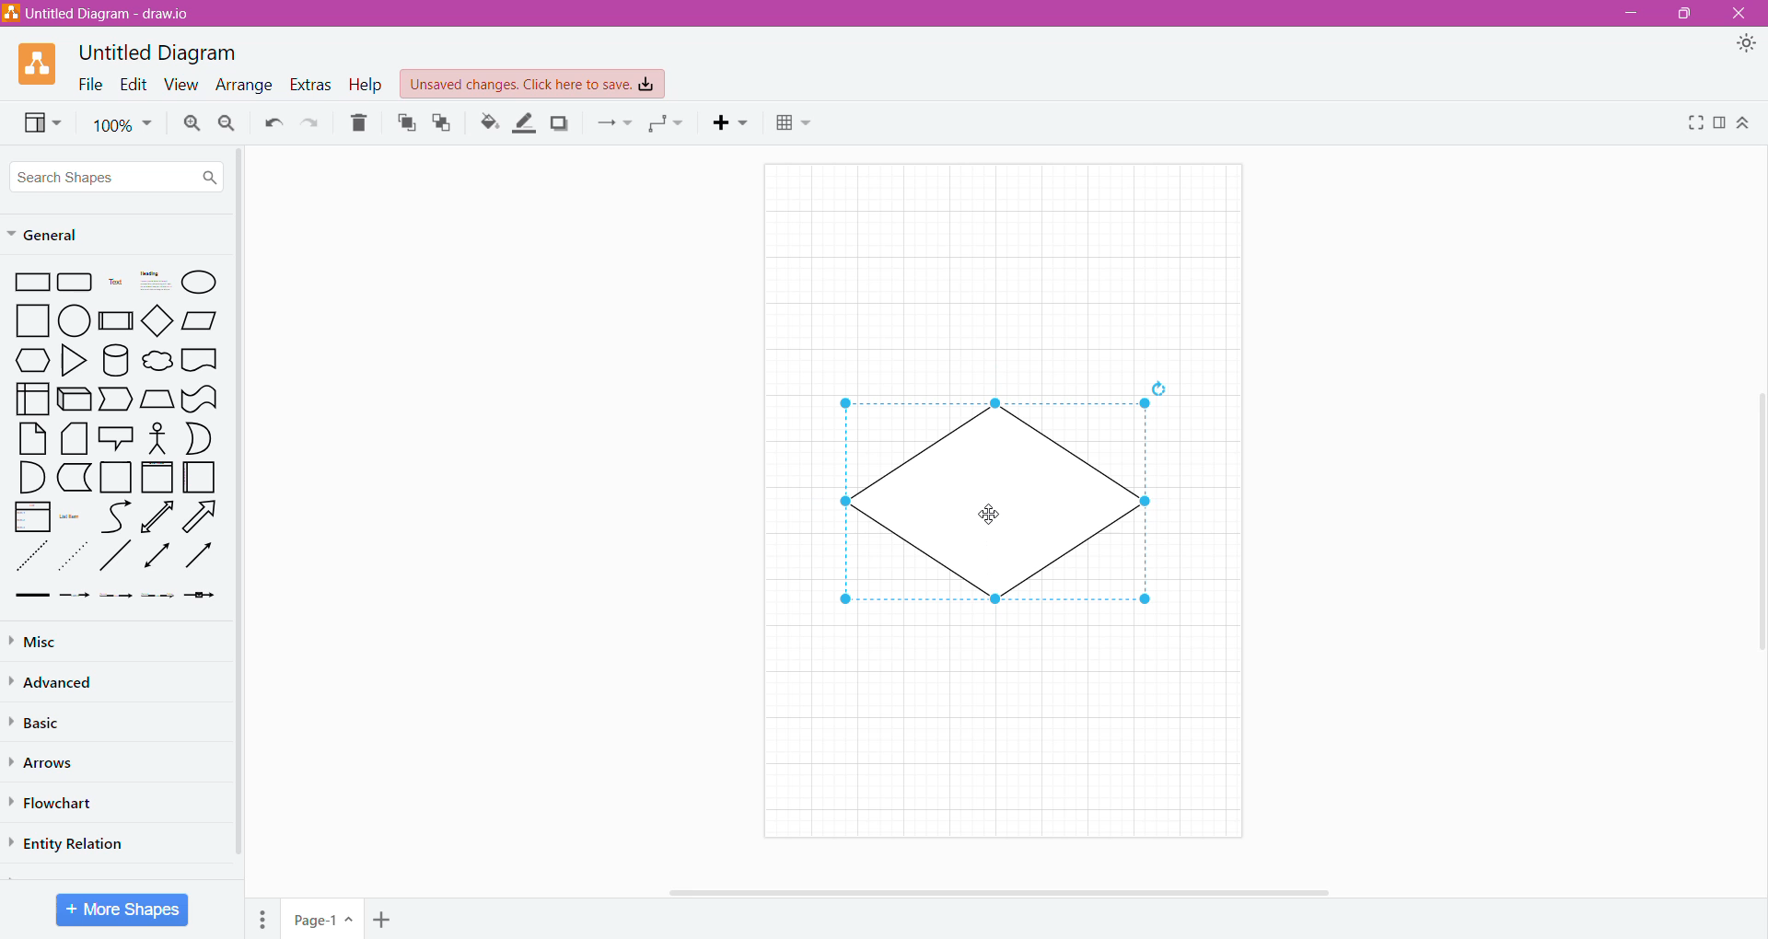 This screenshot has height=939, width=1768. I want to click on Fill Color, so click(490, 122).